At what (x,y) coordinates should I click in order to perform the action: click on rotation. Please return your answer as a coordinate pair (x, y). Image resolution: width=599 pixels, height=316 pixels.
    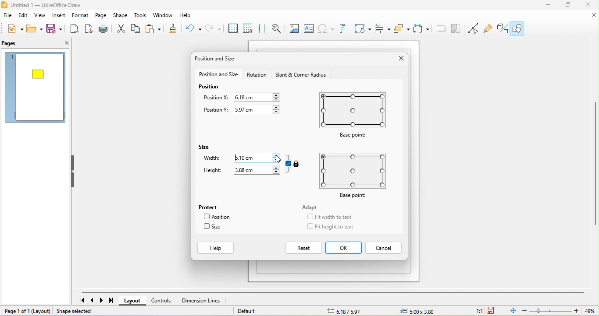
    Looking at the image, I should click on (258, 75).